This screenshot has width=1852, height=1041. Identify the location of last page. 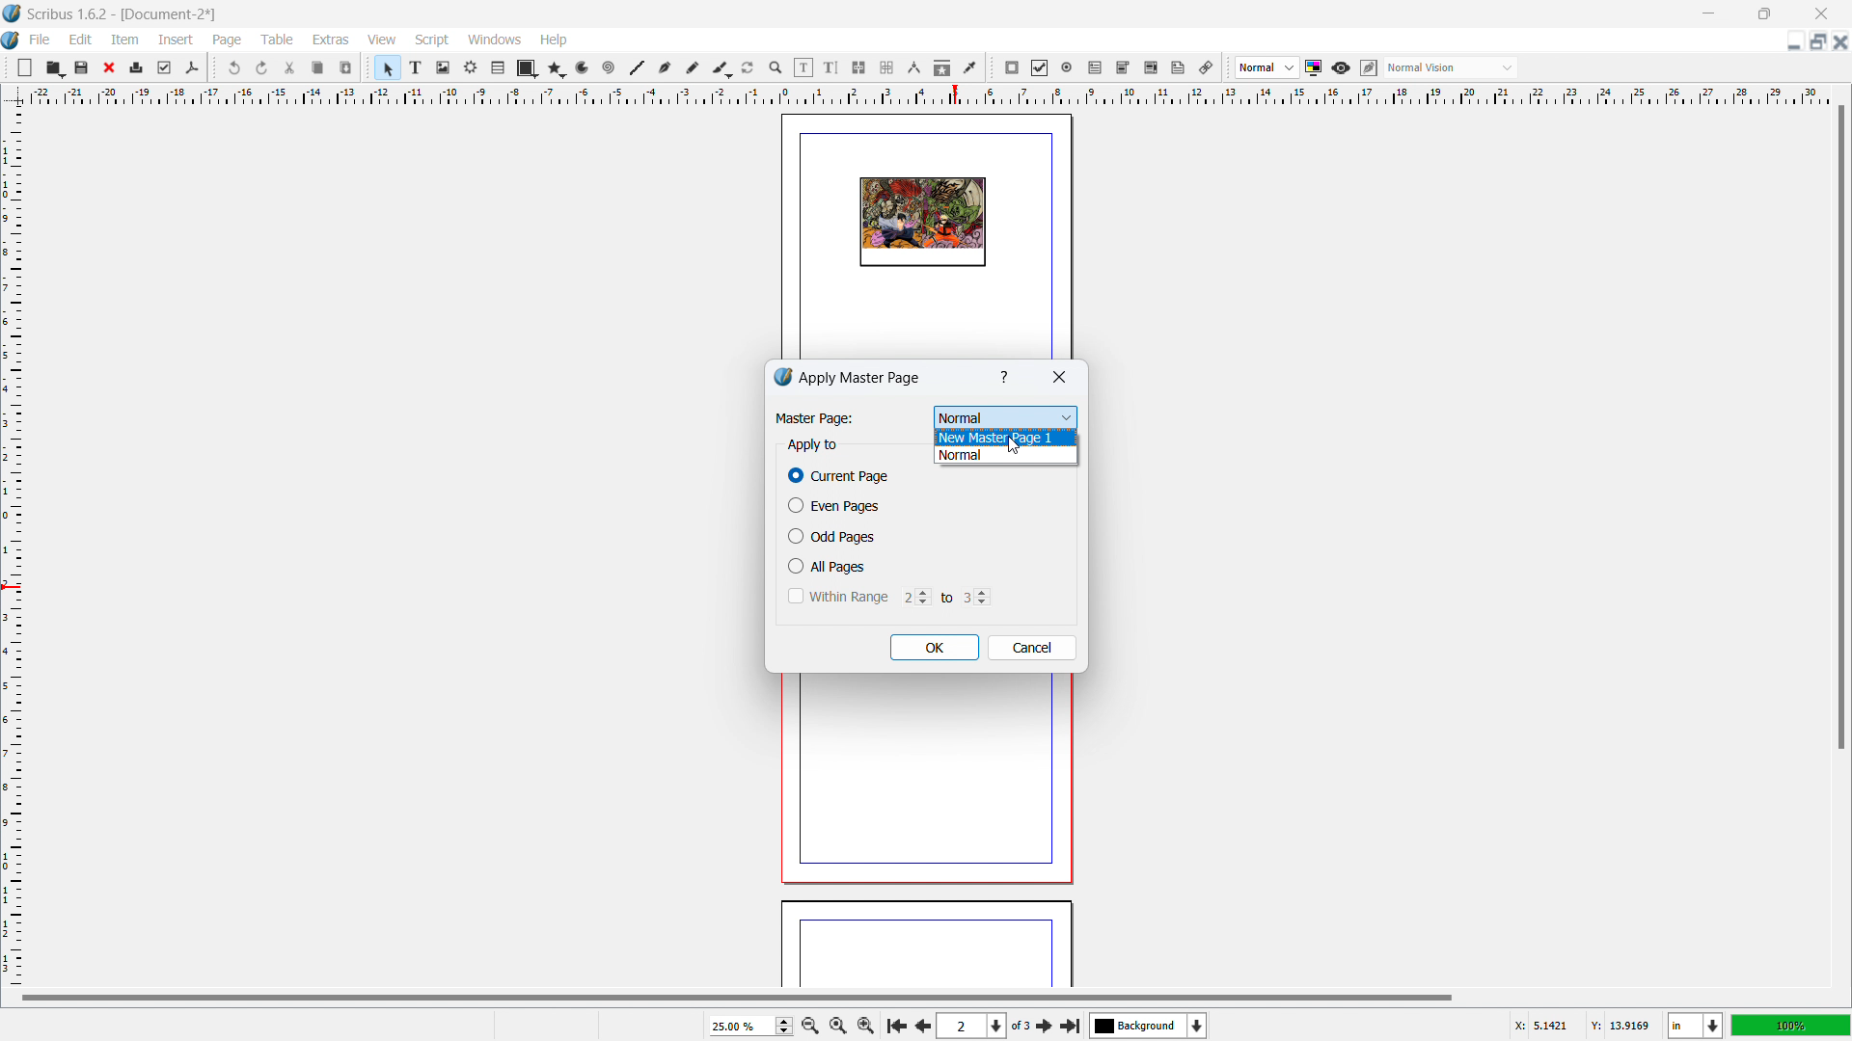
(1070, 1023).